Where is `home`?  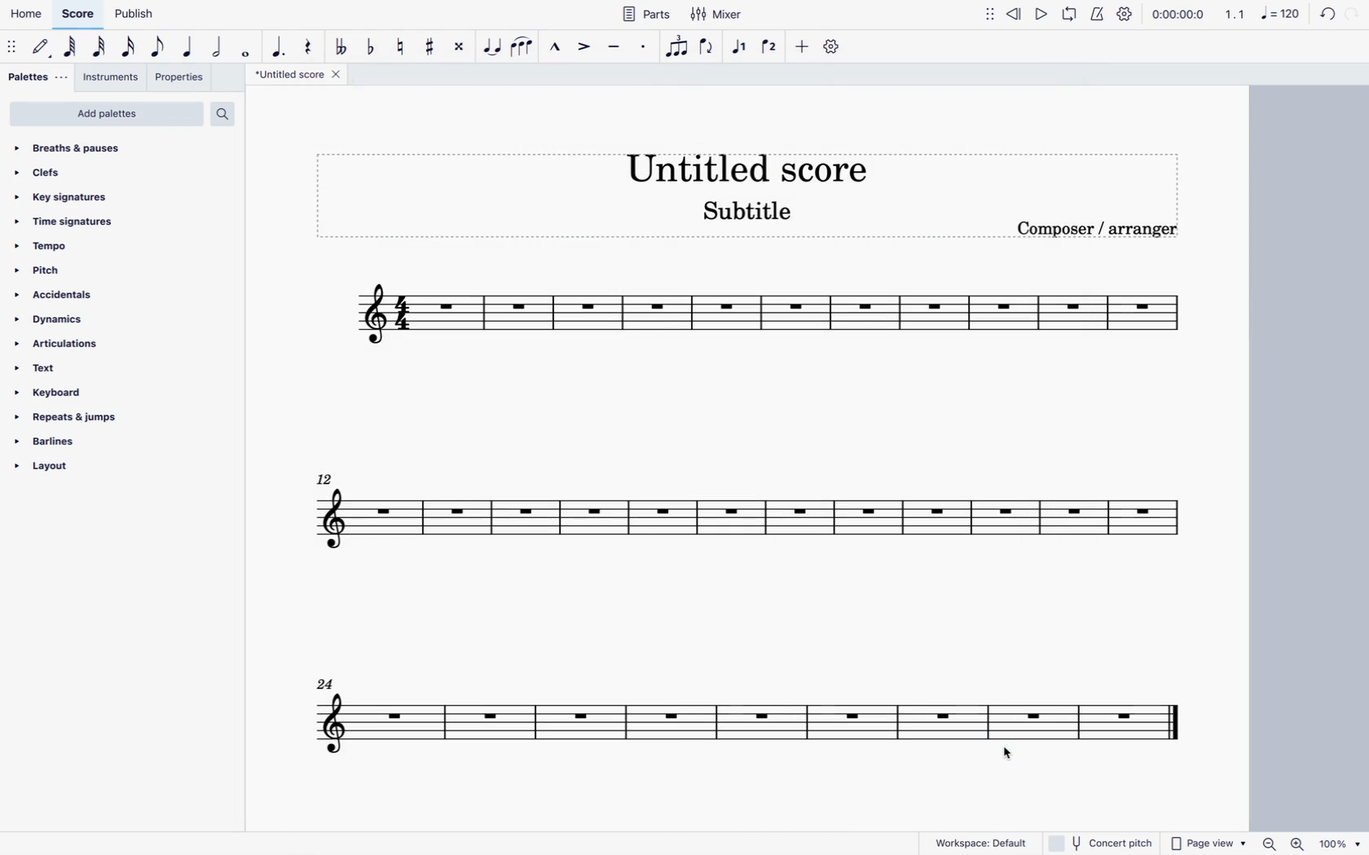
home is located at coordinates (27, 14).